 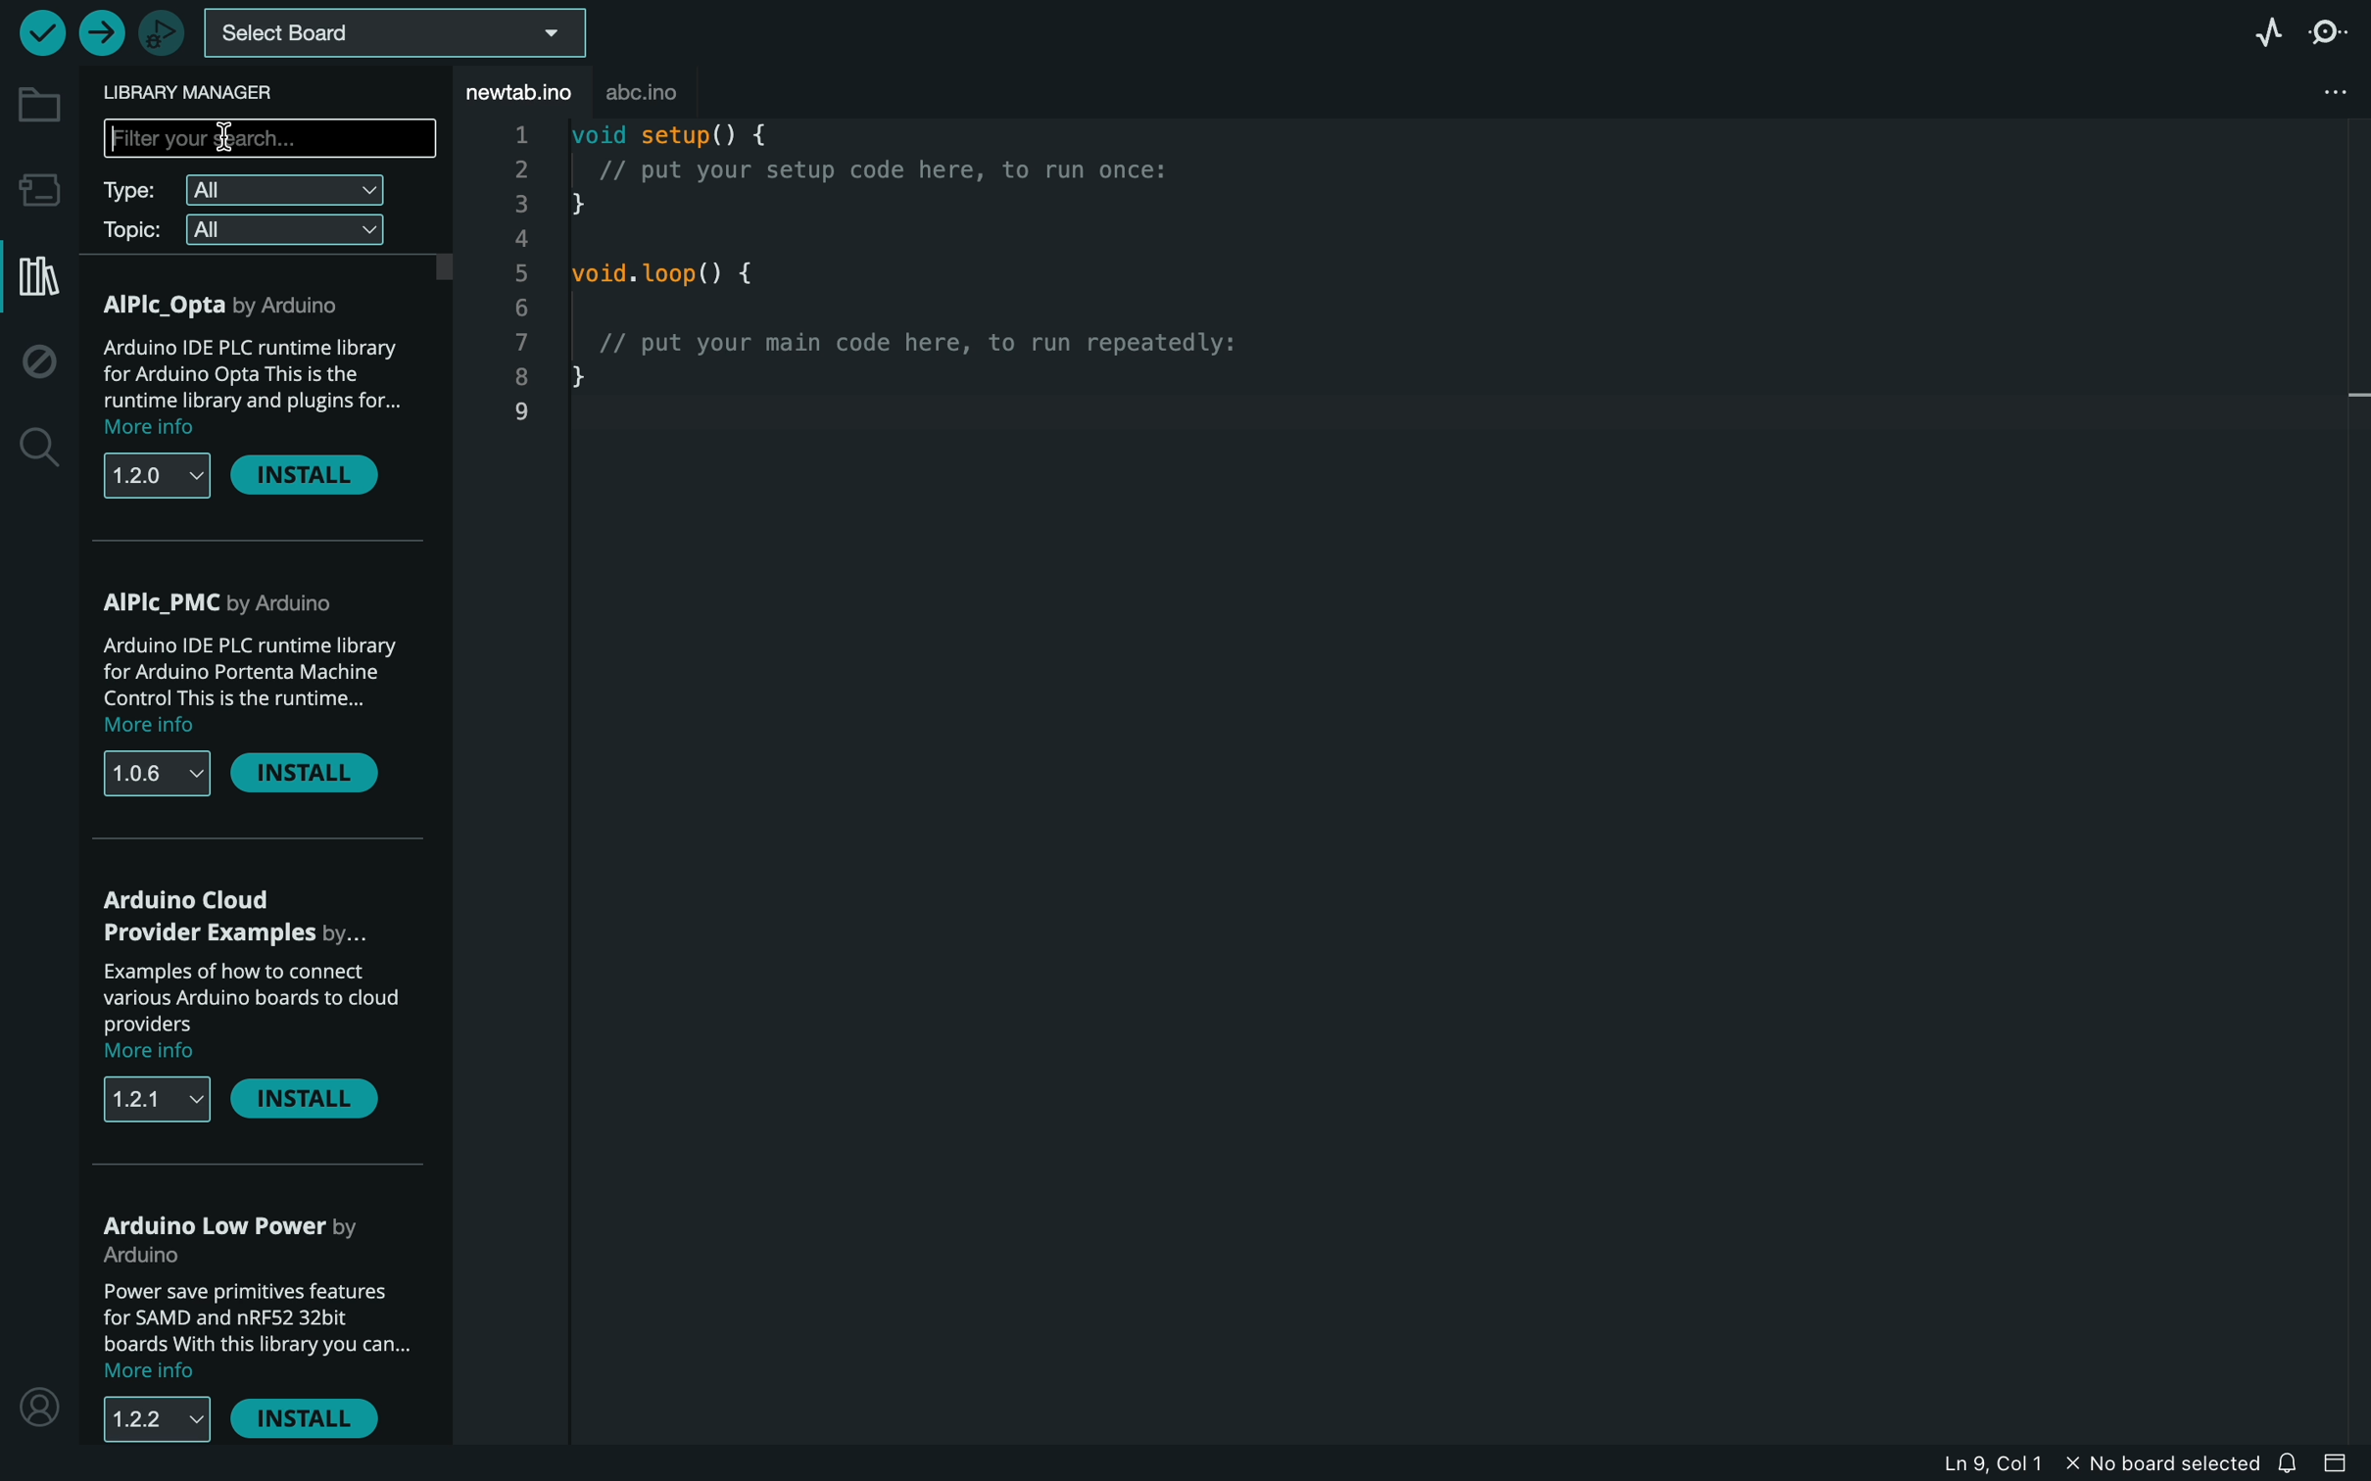 What do you see at coordinates (309, 1419) in the screenshot?
I see `install` at bounding box center [309, 1419].